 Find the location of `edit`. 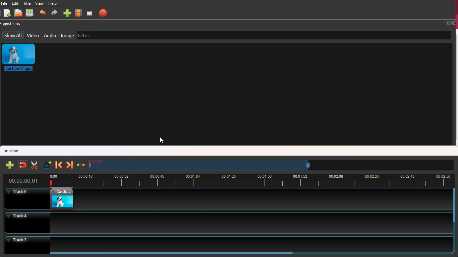

edit is located at coordinates (15, 3).